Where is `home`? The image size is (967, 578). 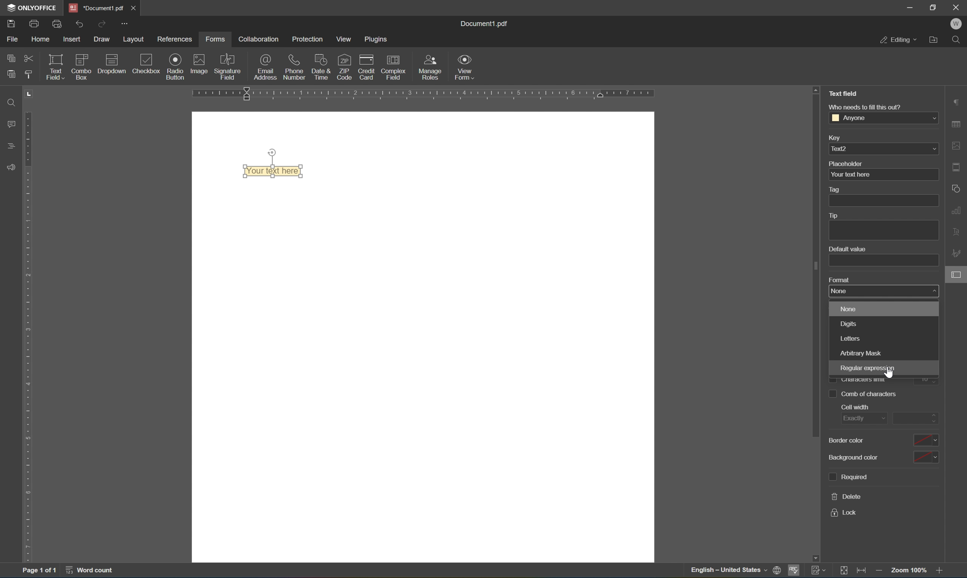 home is located at coordinates (41, 38).